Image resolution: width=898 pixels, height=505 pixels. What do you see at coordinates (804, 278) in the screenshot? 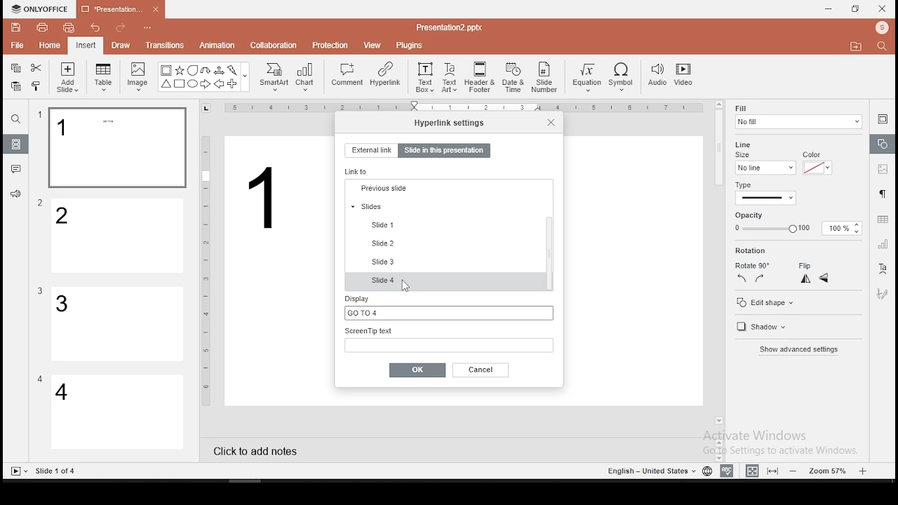
I see `flip horizontal` at bounding box center [804, 278].